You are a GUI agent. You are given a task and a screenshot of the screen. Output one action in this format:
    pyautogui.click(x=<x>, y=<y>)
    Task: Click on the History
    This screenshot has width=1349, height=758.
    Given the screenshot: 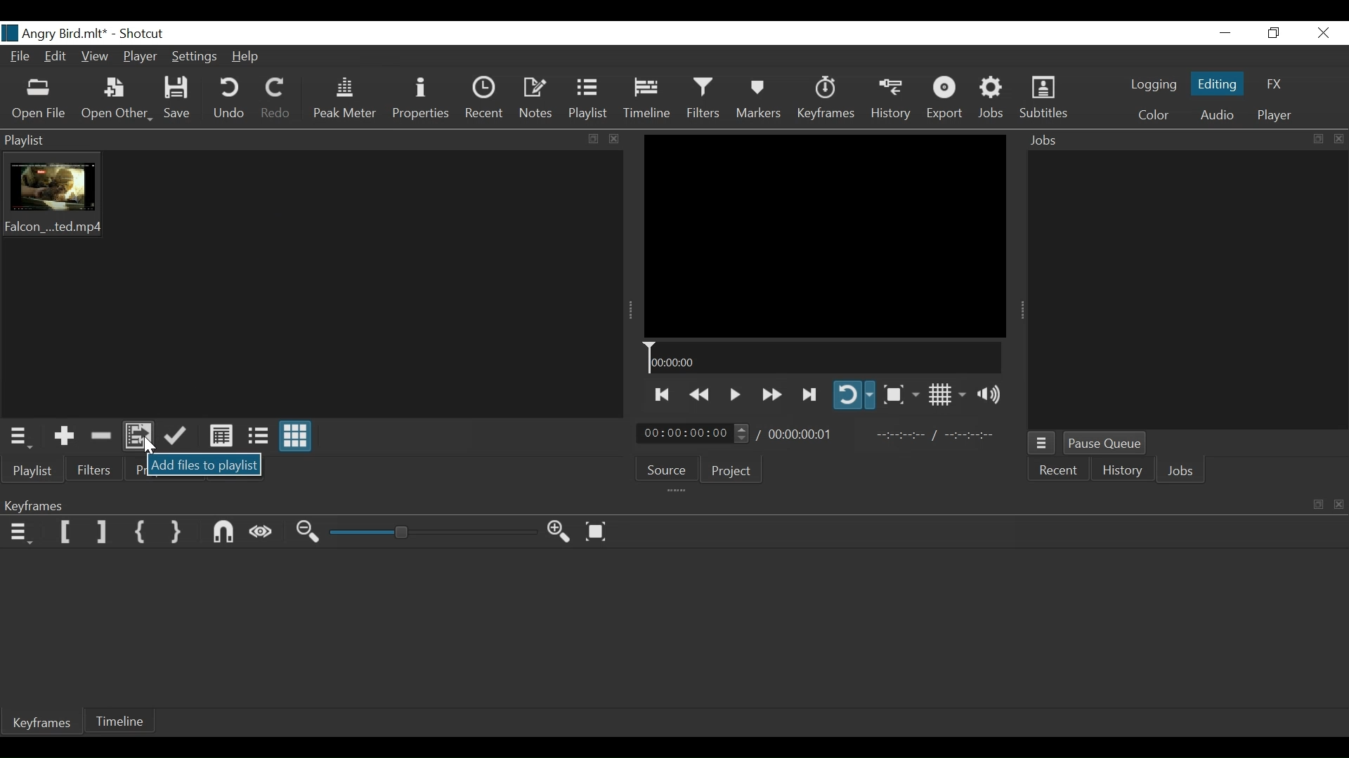 What is the action you would take?
    pyautogui.click(x=893, y=99)
    